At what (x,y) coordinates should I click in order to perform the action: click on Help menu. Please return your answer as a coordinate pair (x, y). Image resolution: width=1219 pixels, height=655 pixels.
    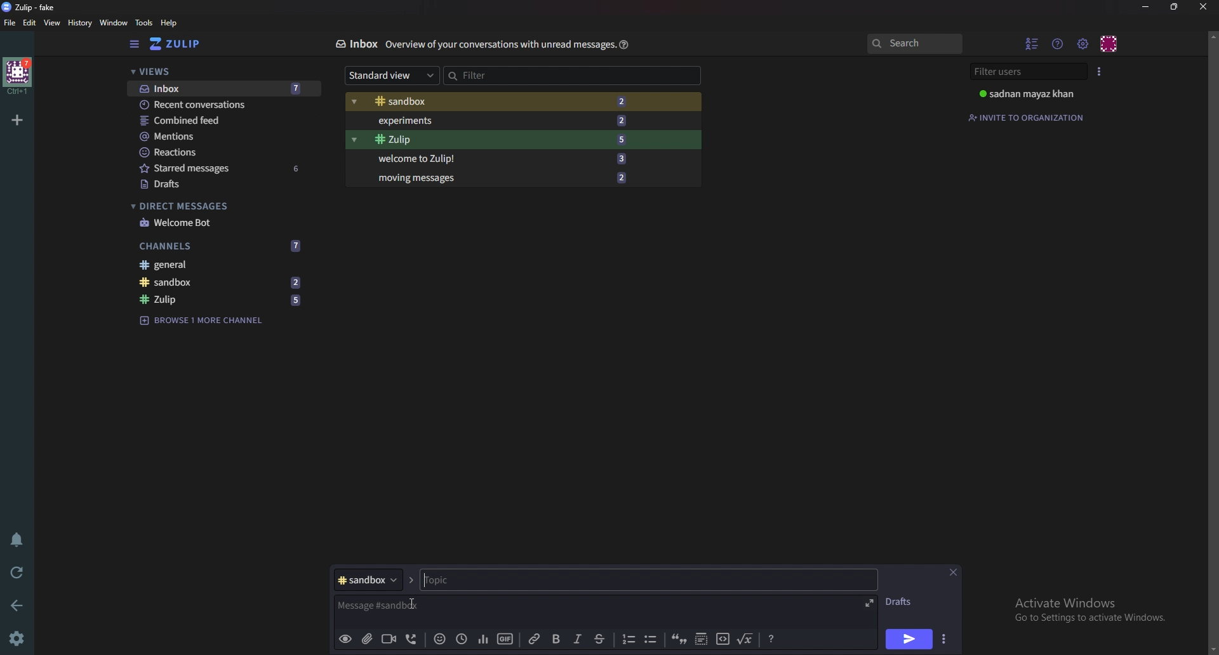
    Looking at the image, I should click on (1058, 43).